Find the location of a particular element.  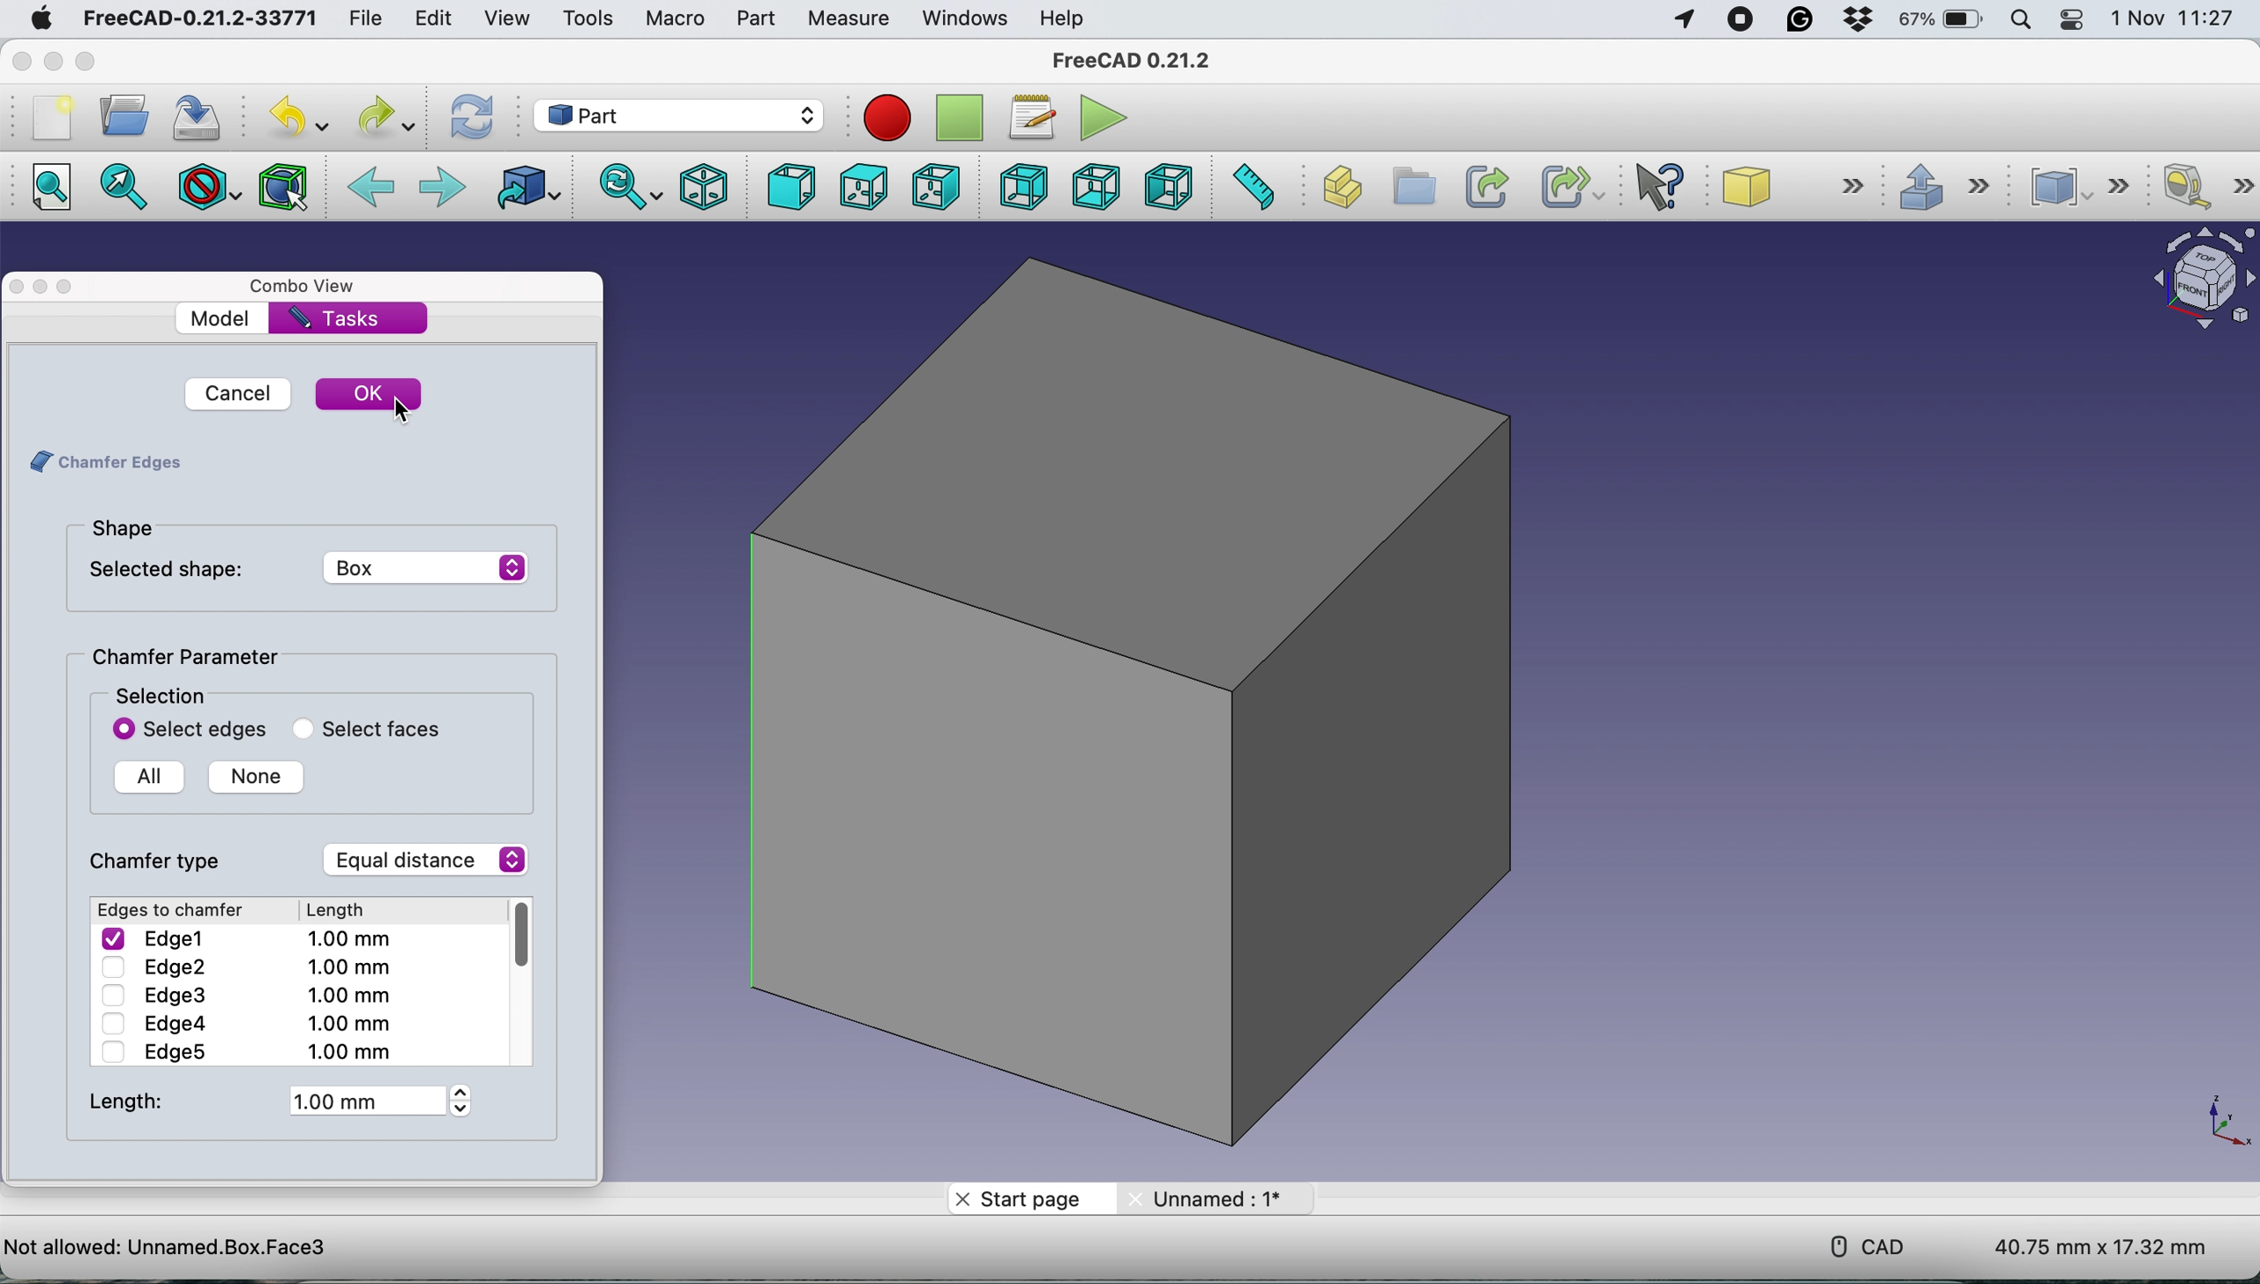

none is located at coordinates (262, 778).